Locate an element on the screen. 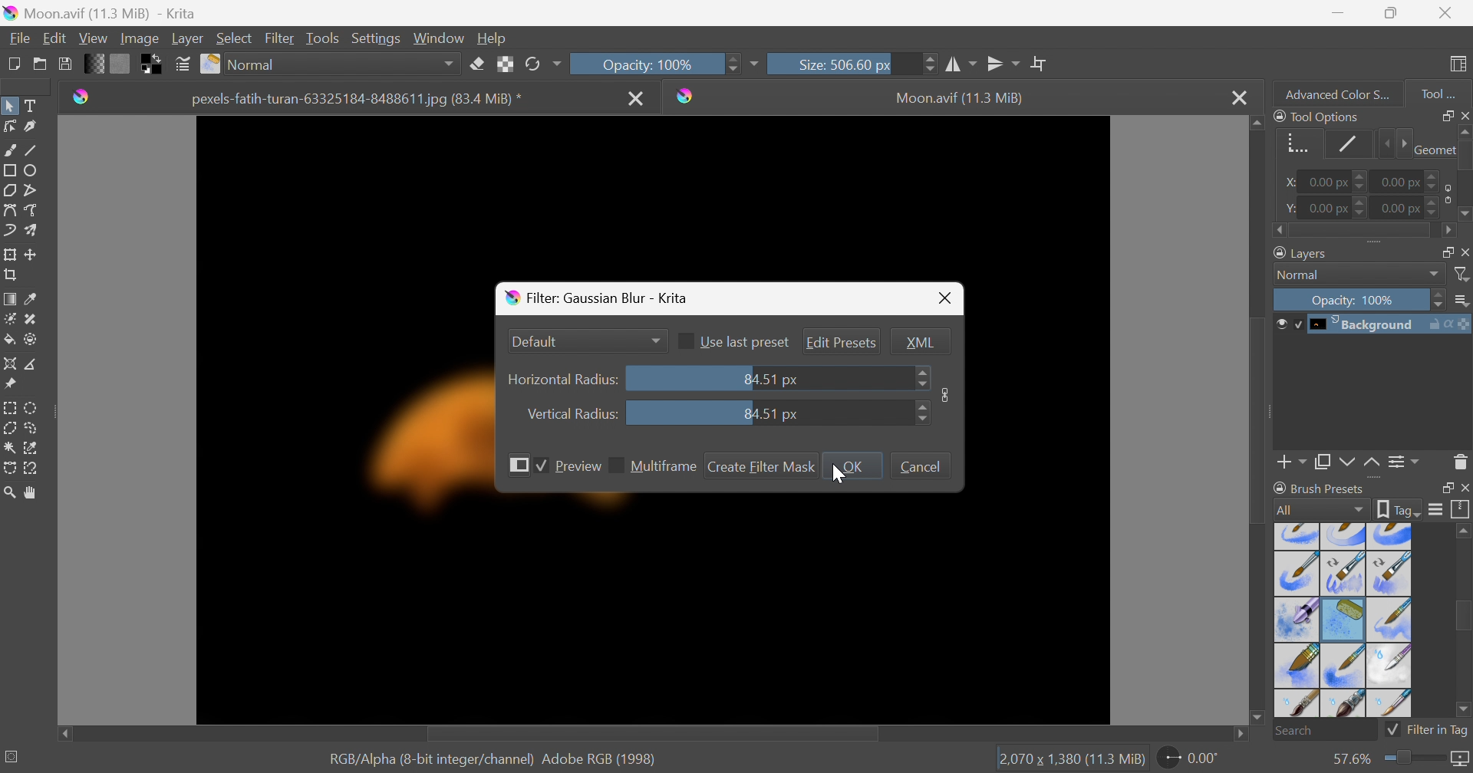 The height and width of the screenshot is (773, 1473). Restore down is located at coordinates (1442, 251).